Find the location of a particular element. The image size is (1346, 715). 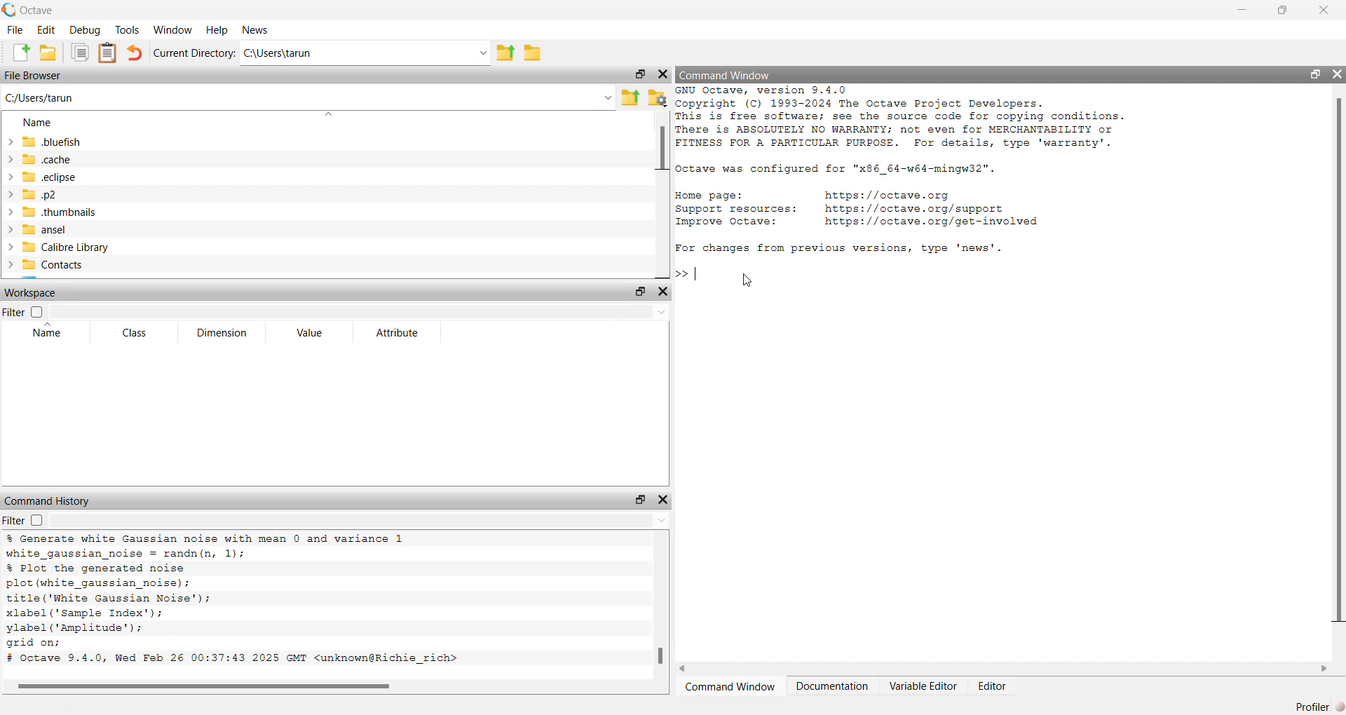

Value is located at coordinates (314, 331).